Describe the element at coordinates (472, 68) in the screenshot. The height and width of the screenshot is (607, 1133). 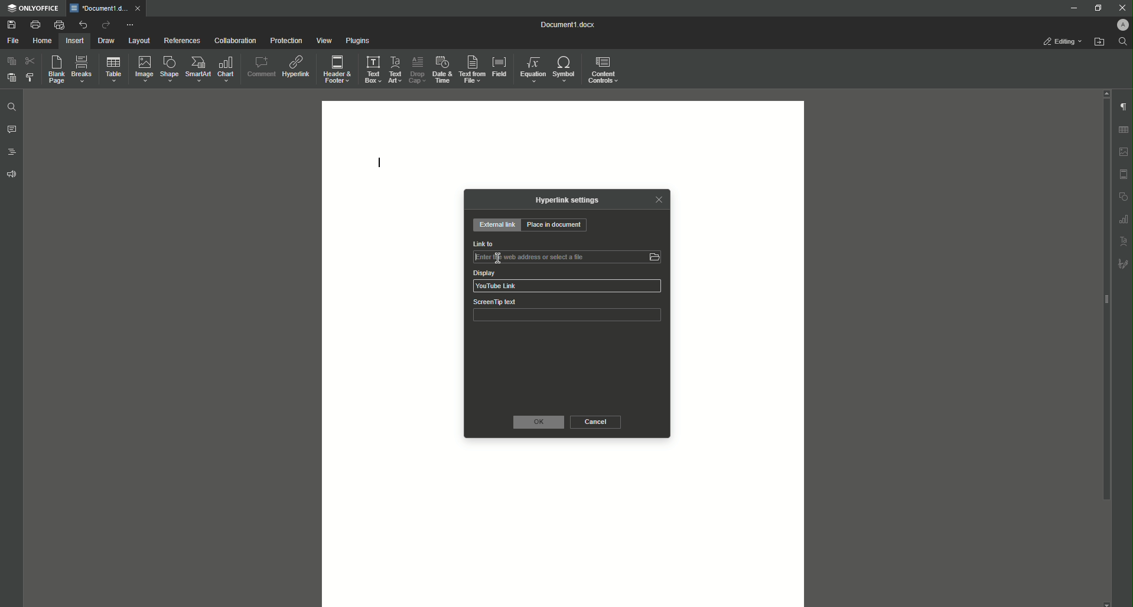
I see `Text From File` at that location.